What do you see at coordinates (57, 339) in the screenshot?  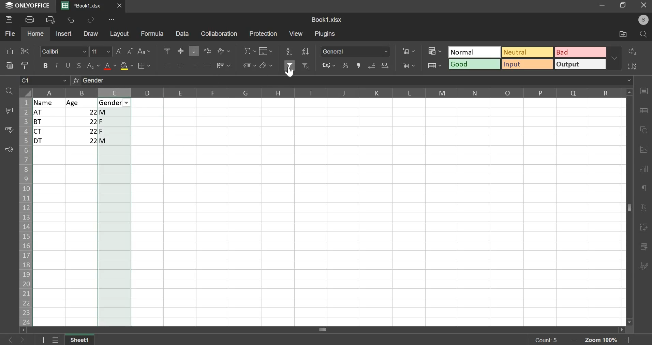 I see `list of sheets` at bounding box center [57, 339].